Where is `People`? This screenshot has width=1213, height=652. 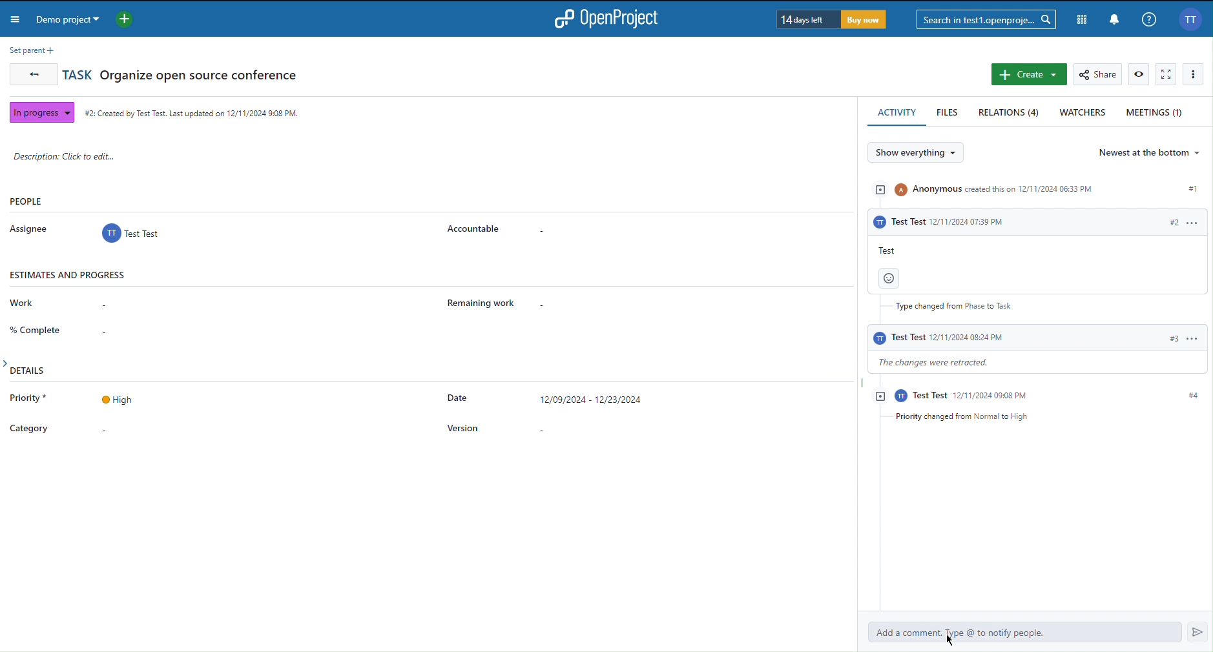 People is located at coordinates (267, 219).